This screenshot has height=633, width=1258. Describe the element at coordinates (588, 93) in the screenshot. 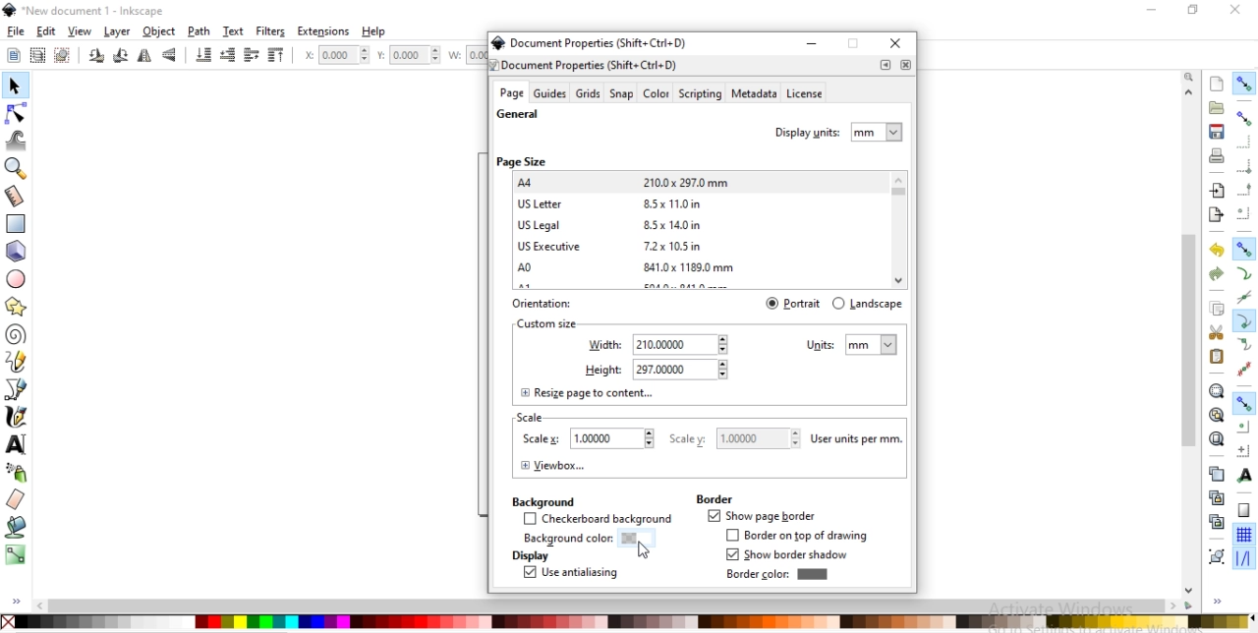

I see `grids` at that location.